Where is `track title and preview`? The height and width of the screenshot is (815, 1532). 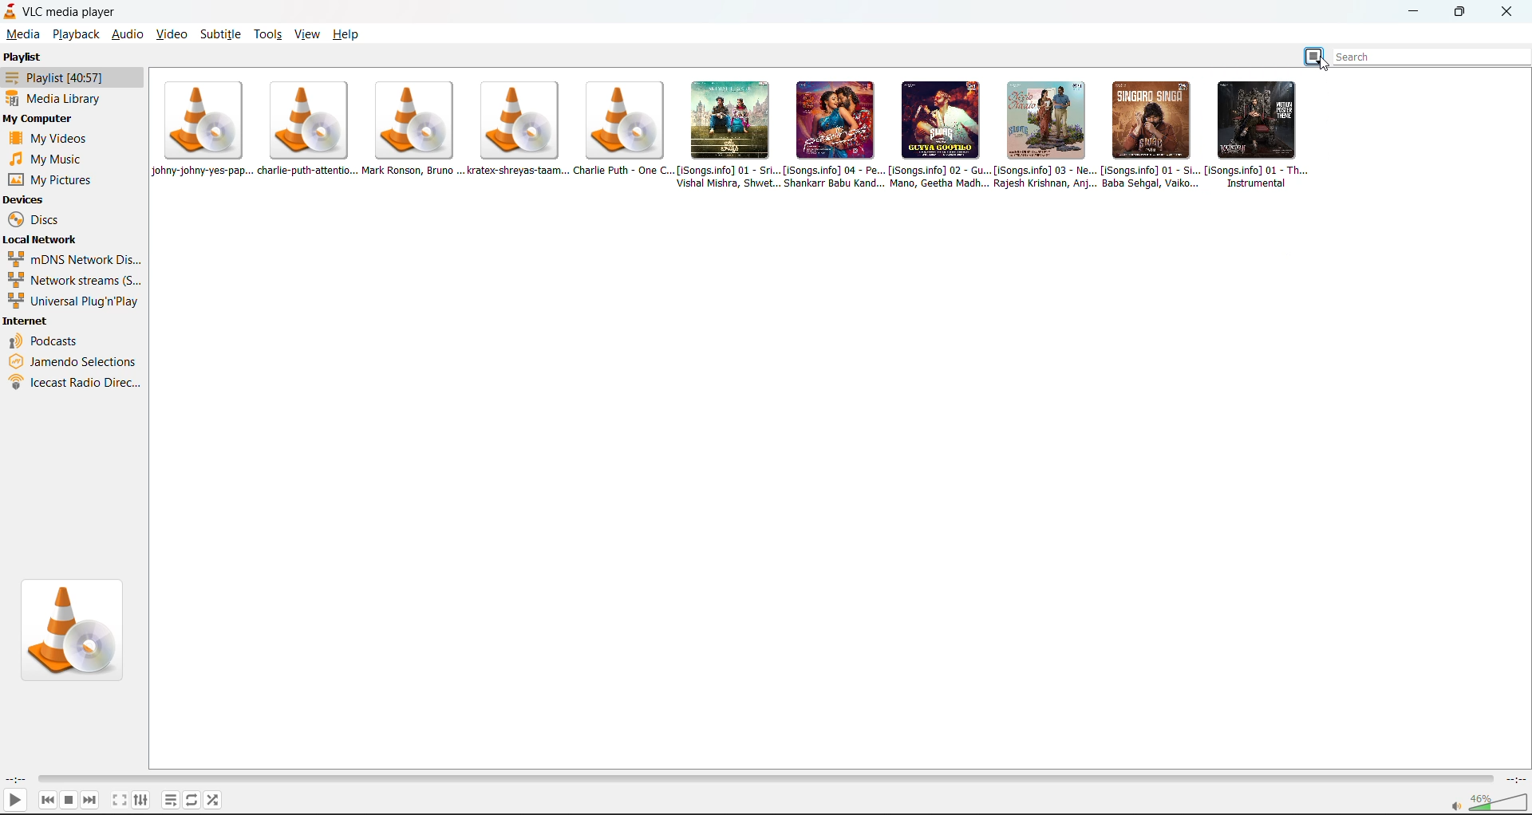
track title and preview is located at coordinates (938, 135).